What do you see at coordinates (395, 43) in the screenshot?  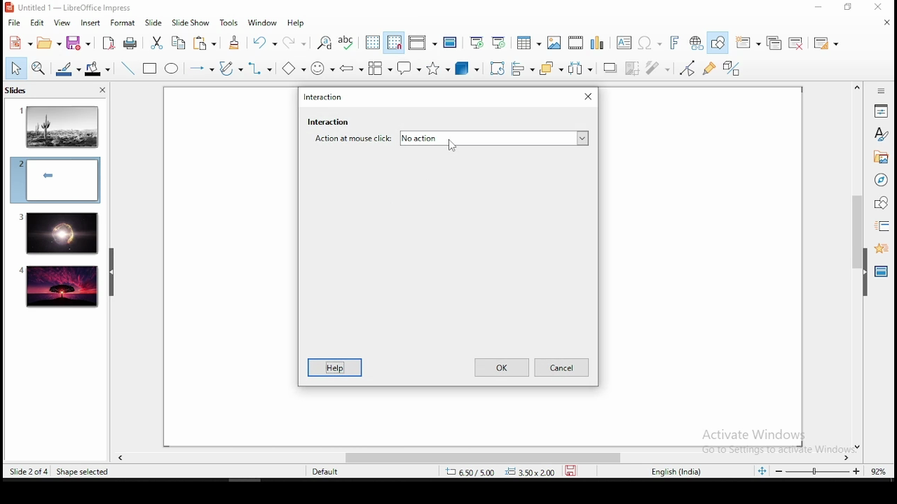 I see `snap to grid` at bounding box center [395, 43].